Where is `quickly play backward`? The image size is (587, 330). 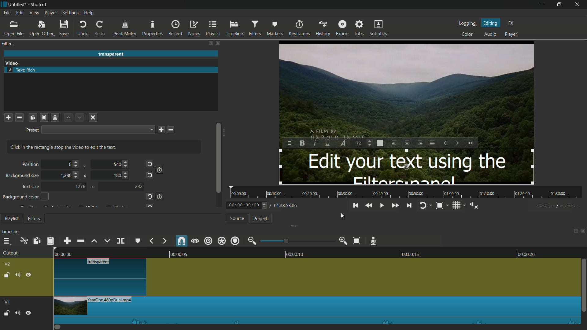 quickly play backward is located at coordinates (471, 143).